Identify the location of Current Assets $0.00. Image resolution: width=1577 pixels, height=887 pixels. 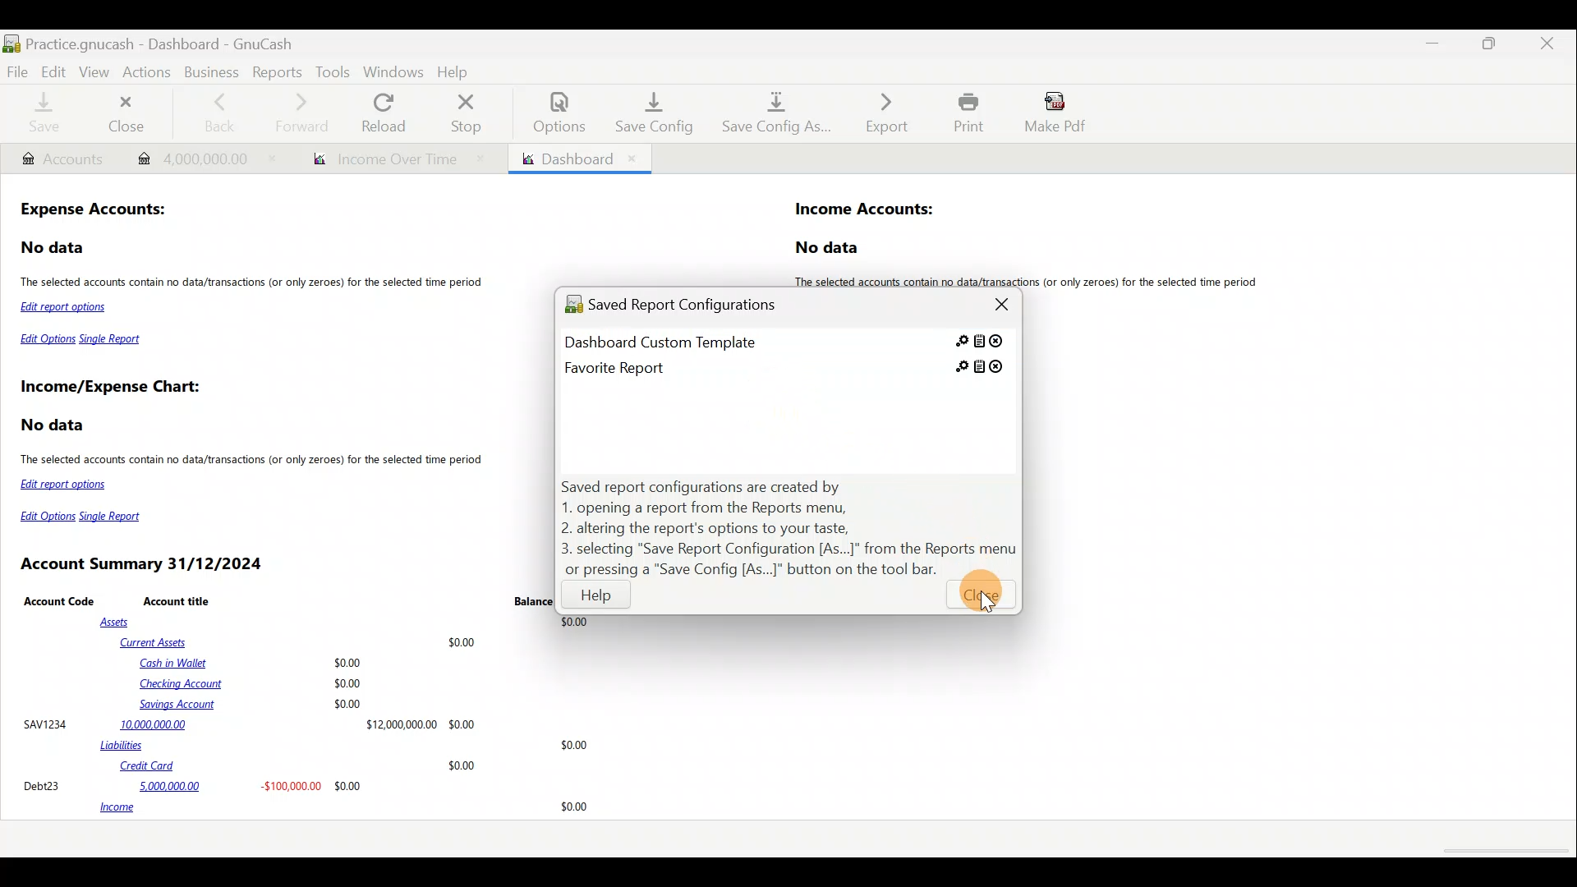
(301, 641).